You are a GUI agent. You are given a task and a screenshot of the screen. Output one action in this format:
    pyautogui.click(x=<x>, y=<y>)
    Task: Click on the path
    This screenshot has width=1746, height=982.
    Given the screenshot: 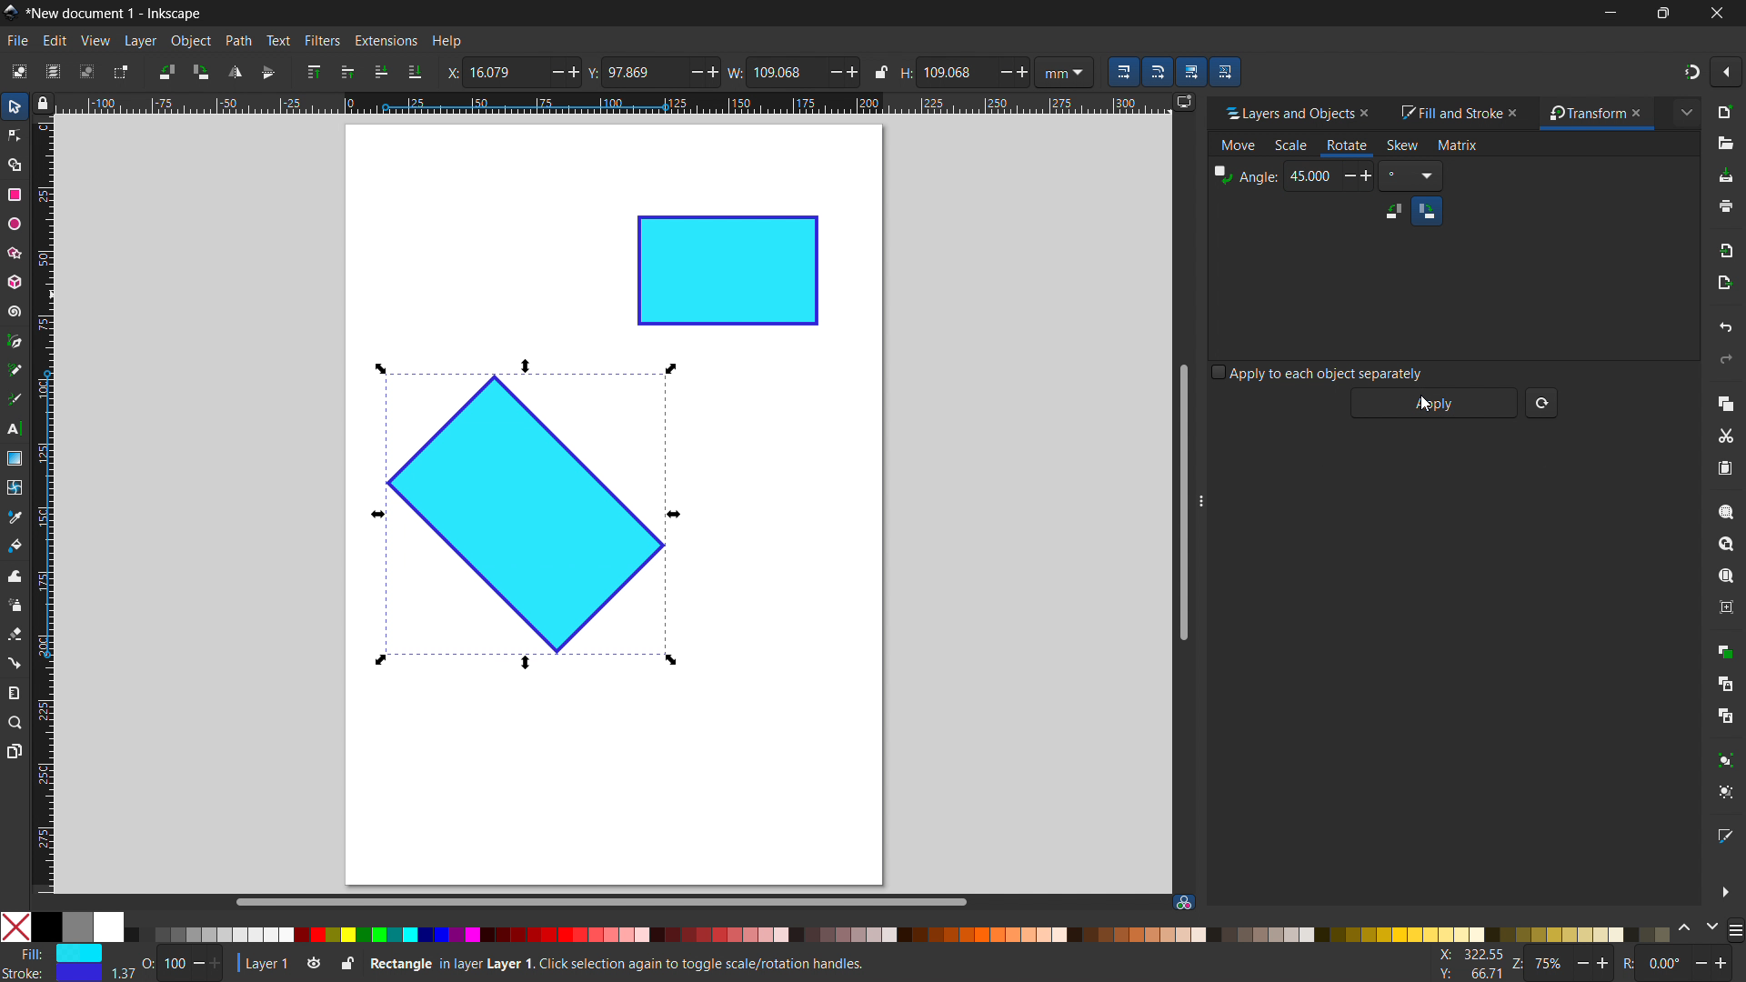 What is the action you would take?
    pyautogui.click(x=238, y=41)
    